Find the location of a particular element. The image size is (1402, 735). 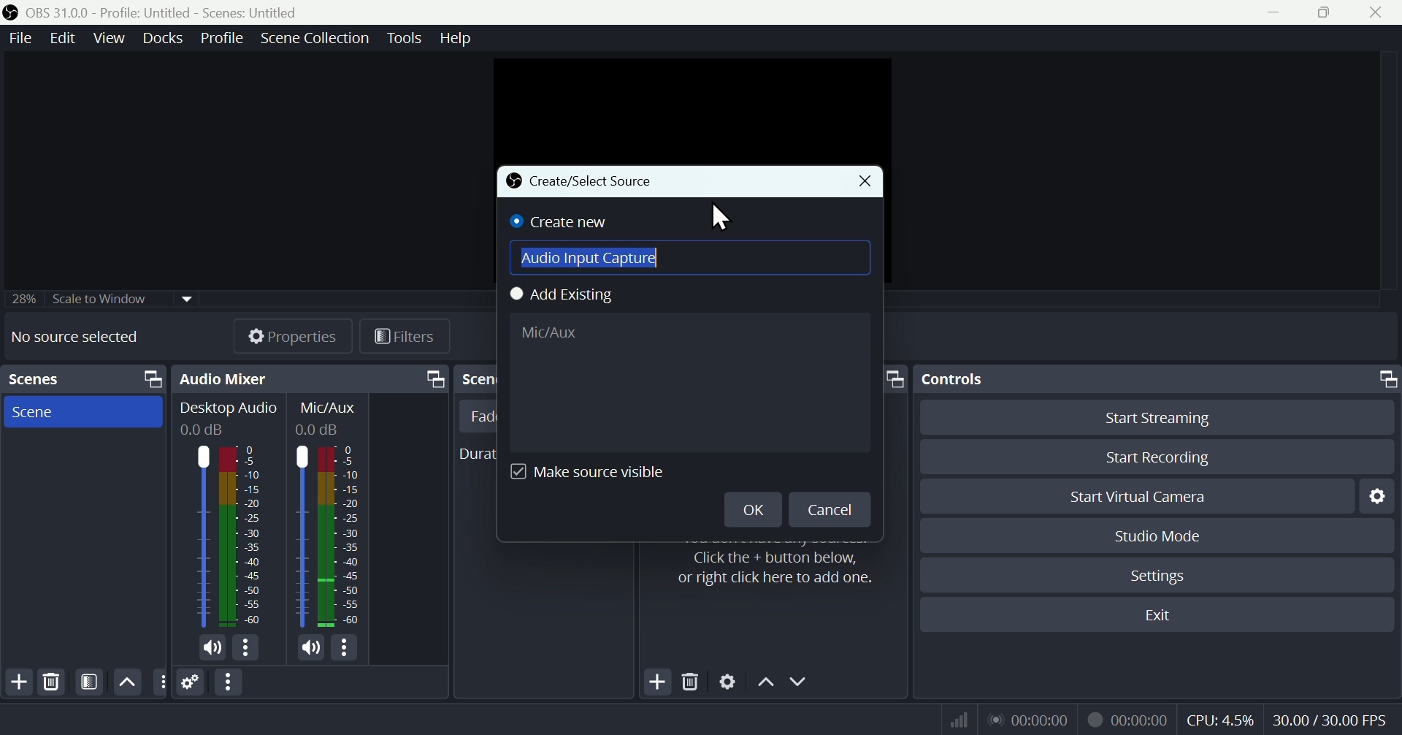

help is located at coordinates (456, 38).